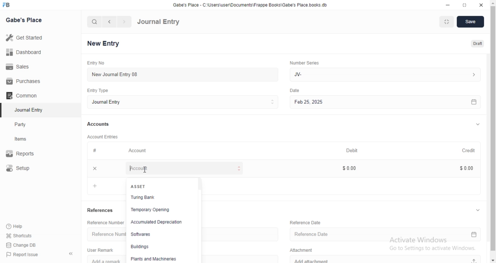 This screenshot has height=263, width=496. What do you see at coordinates (26, 254) in the screenshot?
I see `Report Issue` at bounding box center [26, 254].